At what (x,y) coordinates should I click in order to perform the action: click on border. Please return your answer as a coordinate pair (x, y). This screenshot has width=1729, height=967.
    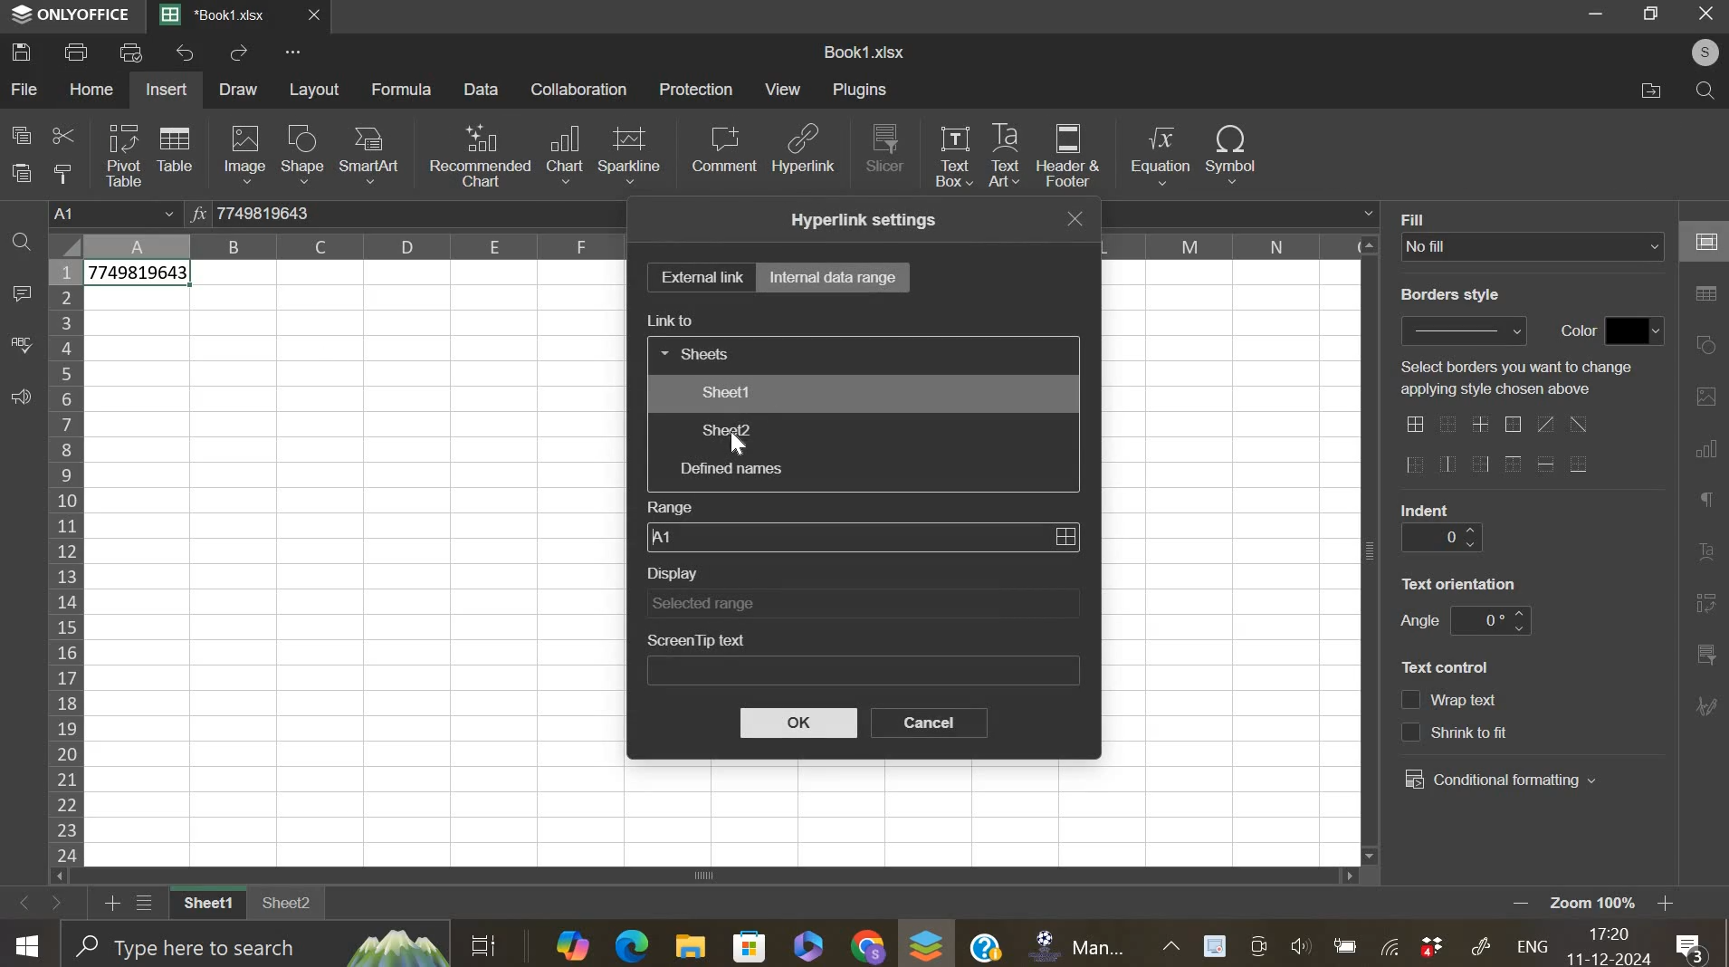
    Looking at the image, I should click on (1495, 446).